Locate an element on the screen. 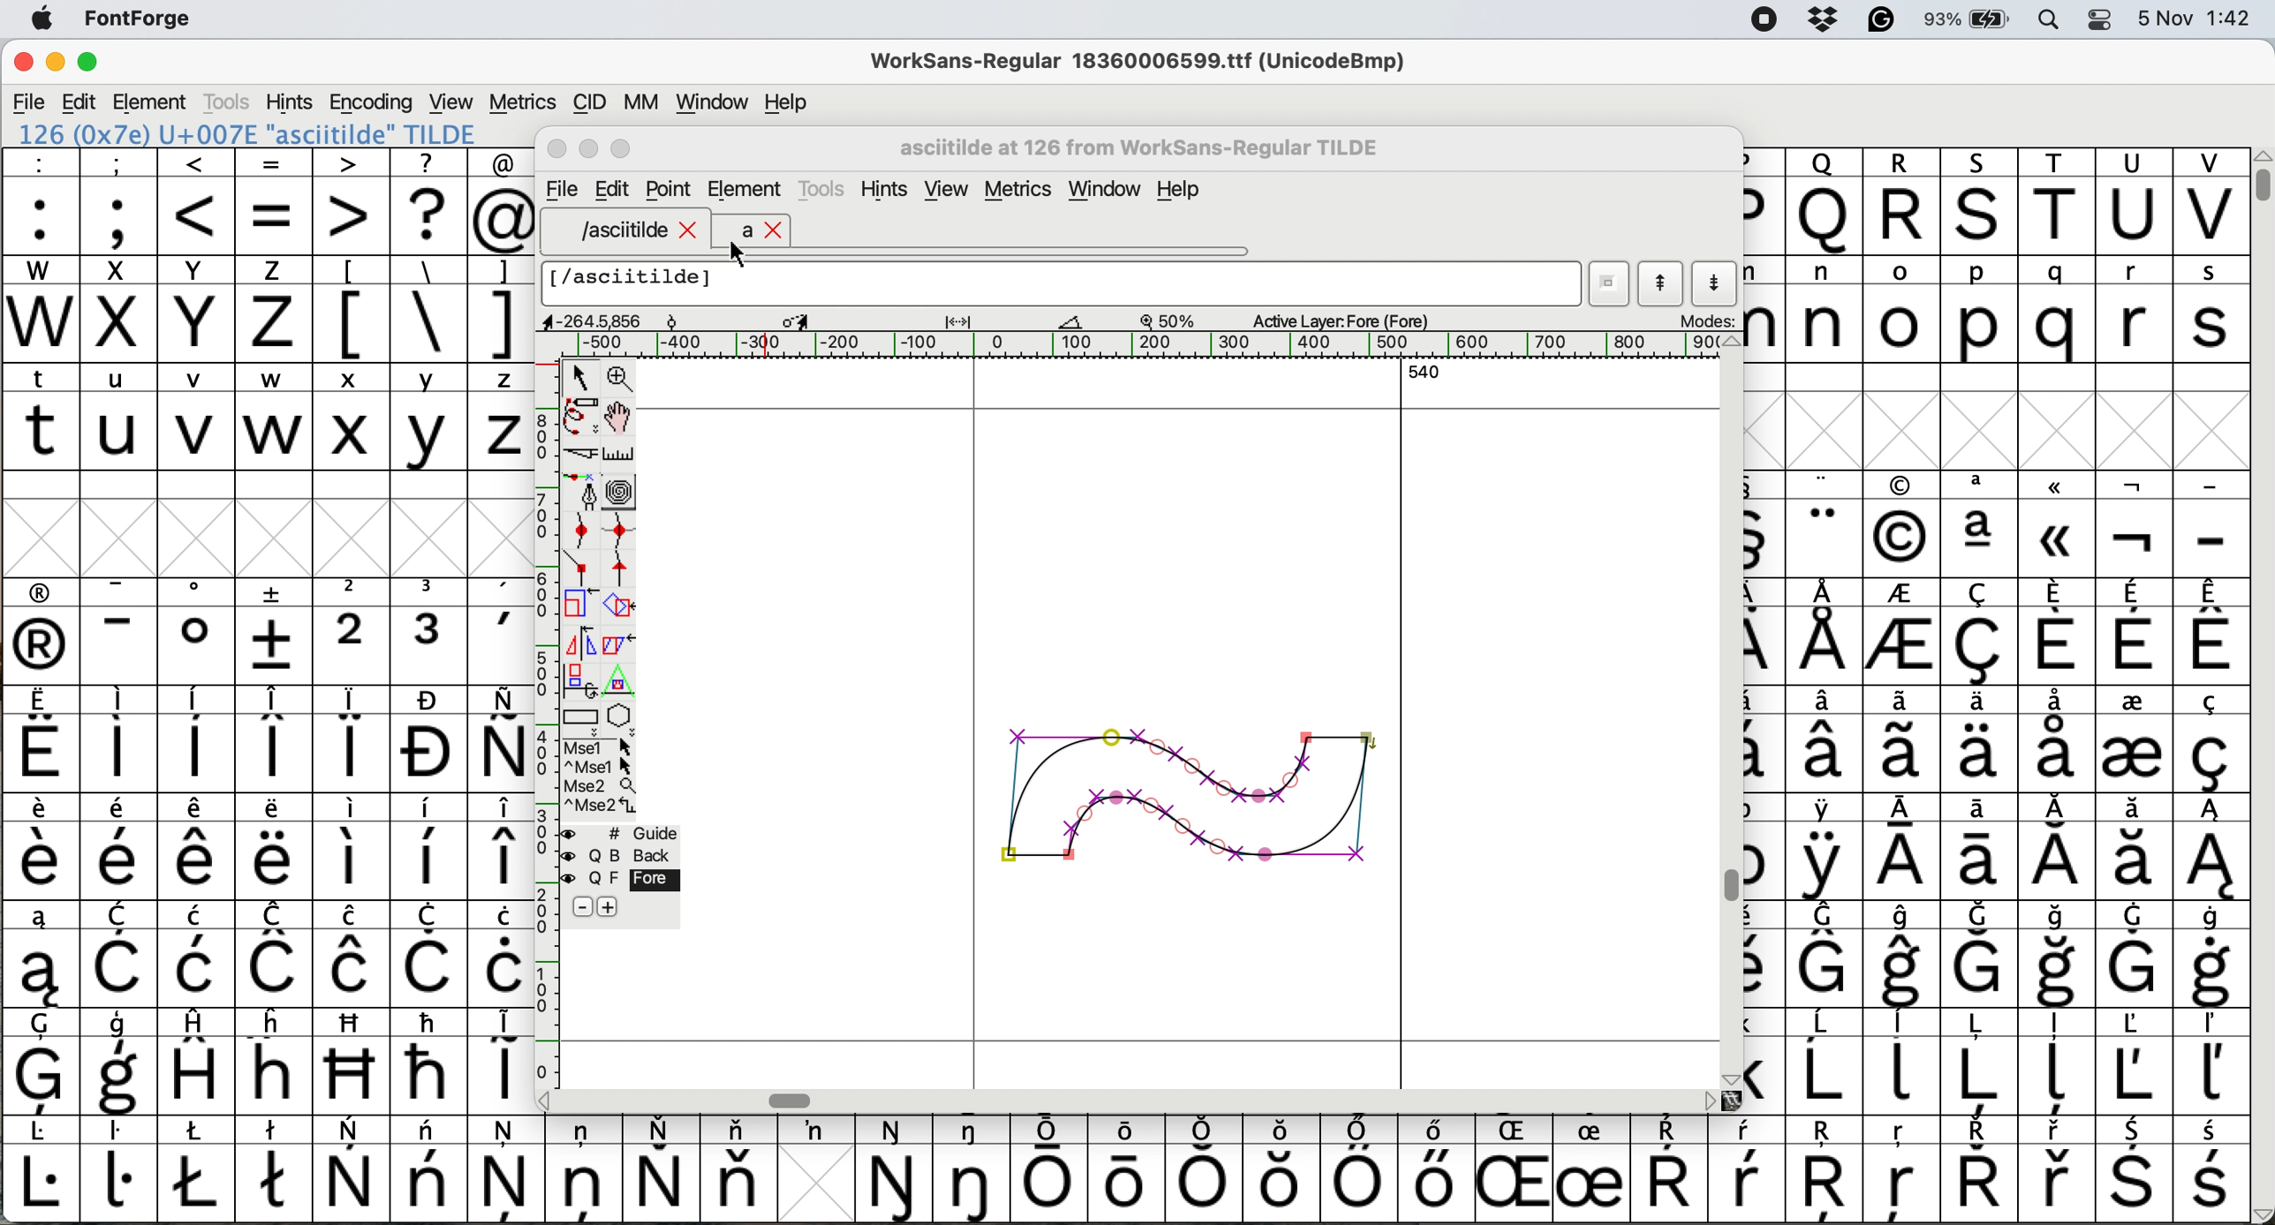 The image size is (2275, 1225). symbol is located at coordinates (1903, 1059).